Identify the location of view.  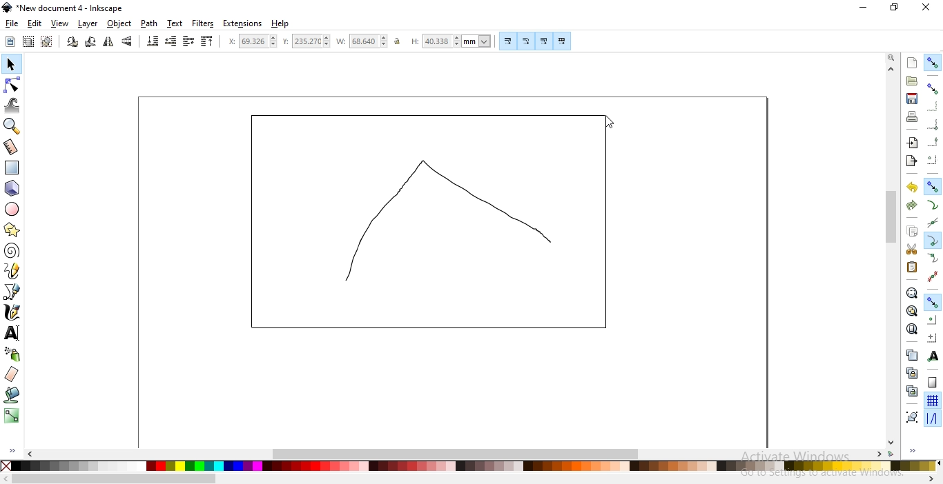
(60, 24).